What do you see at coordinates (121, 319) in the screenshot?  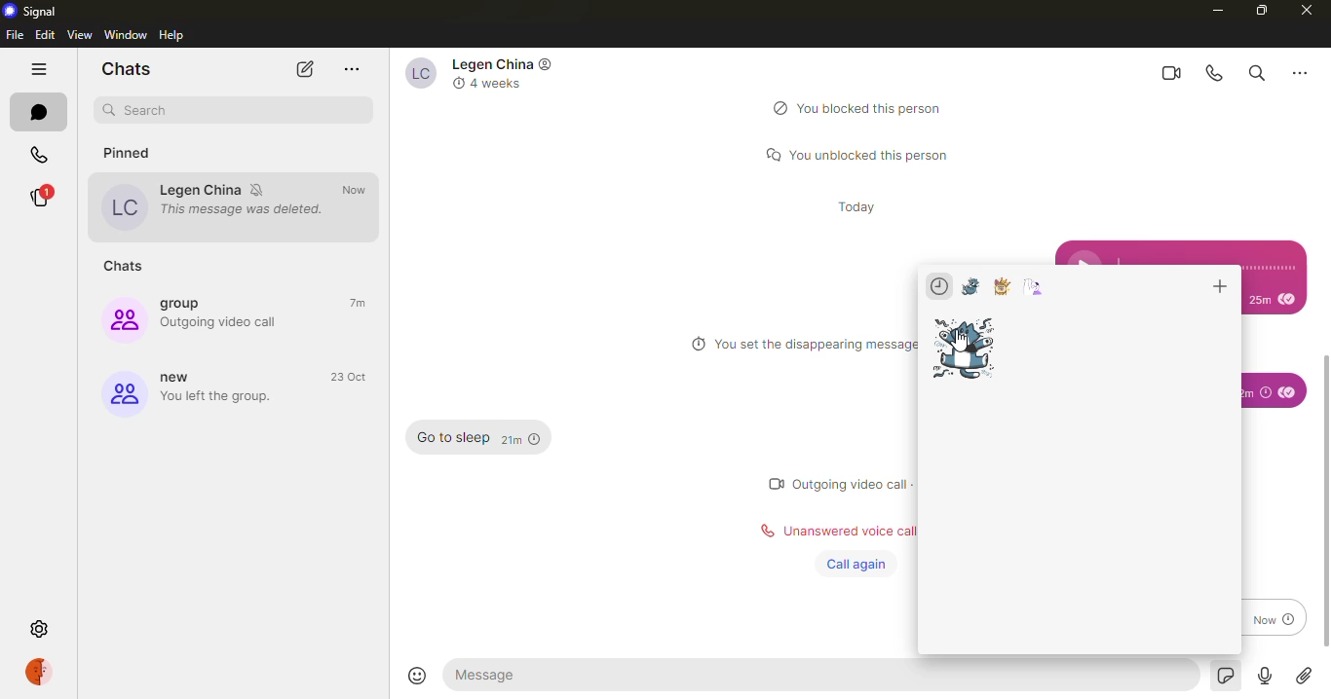 I see `group profile` at bounding box center [121, 319].